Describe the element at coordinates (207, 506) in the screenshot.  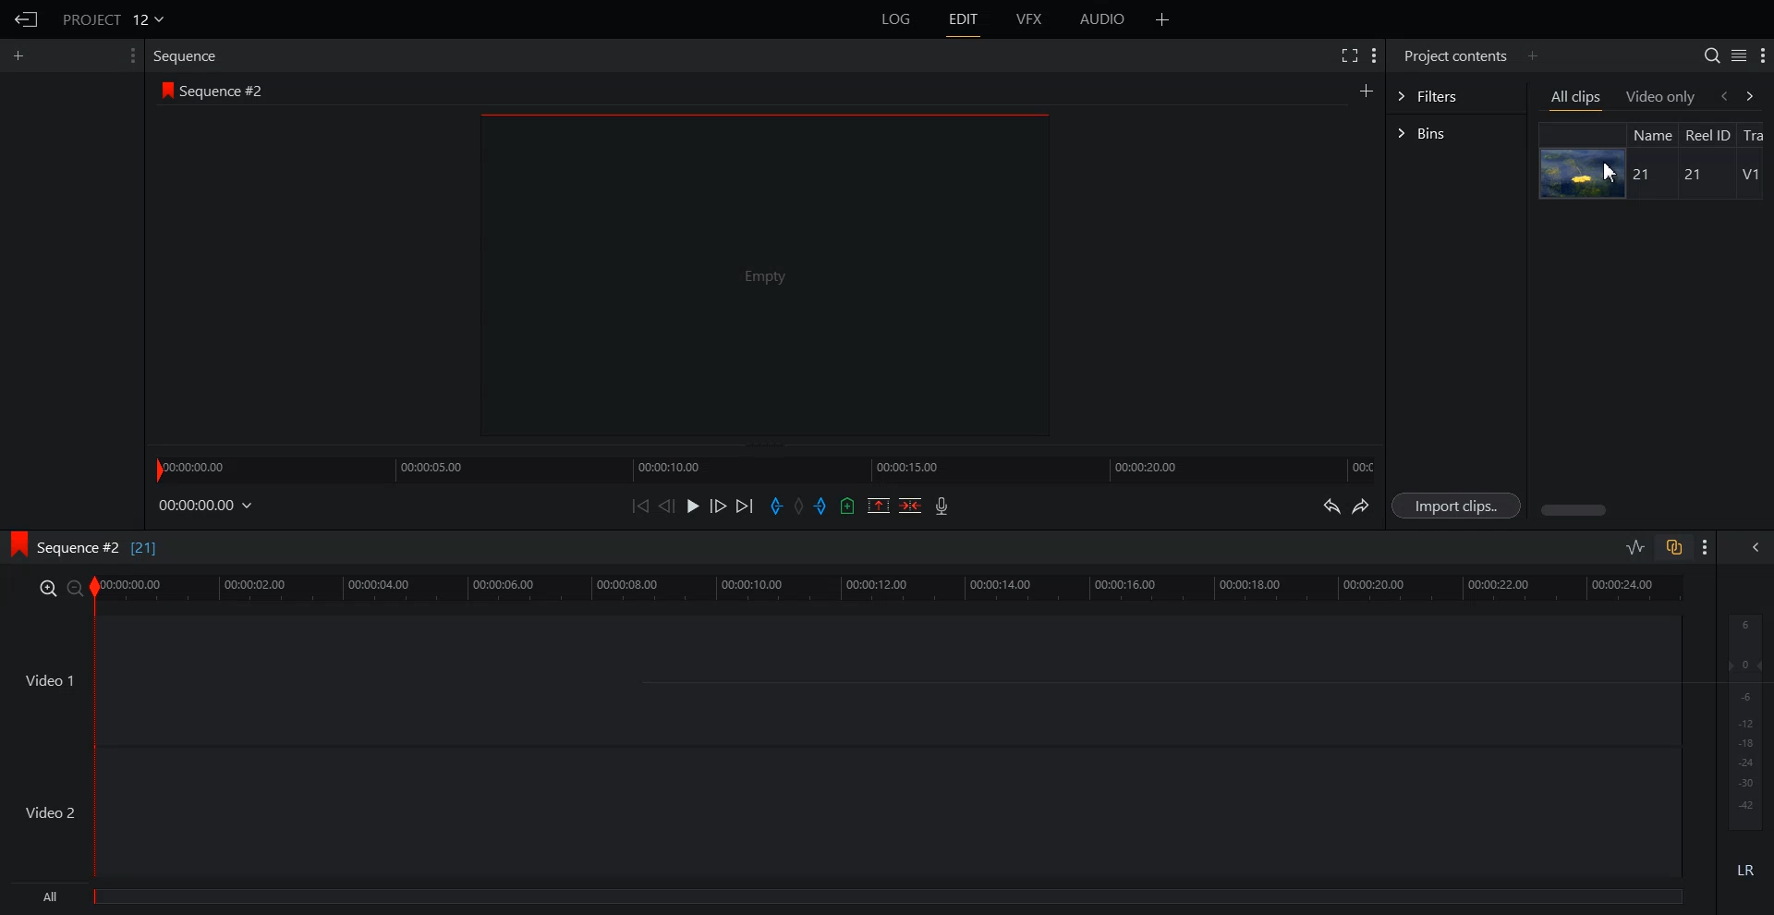
I see `00:00:00.00` at that location.